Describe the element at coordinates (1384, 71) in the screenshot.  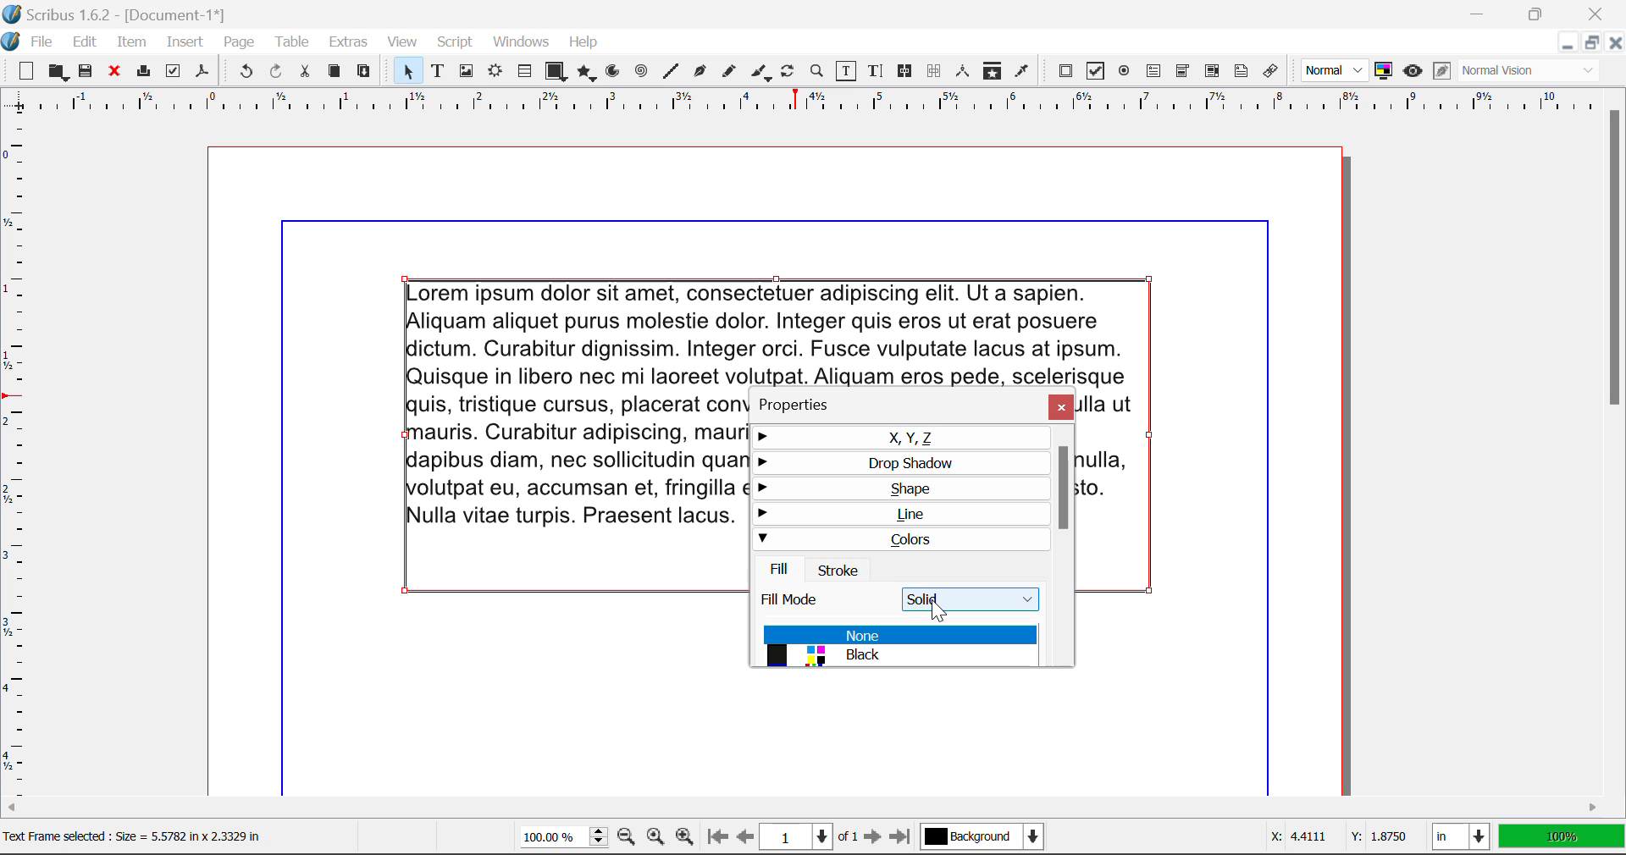
I see `Toggle Color Management` at that location.